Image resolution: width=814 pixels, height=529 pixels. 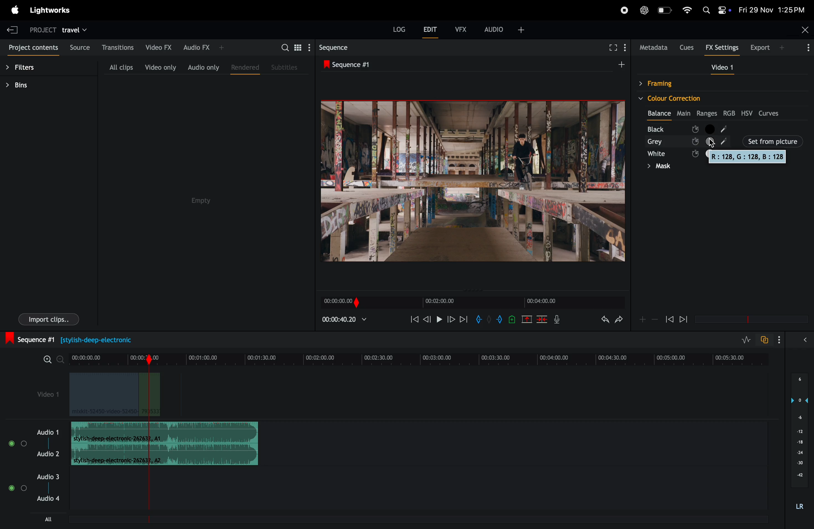 What do you see at coordinates (299, 47) in the screenshot?
I see `toggle between list view` at bounding box center [299, 47].